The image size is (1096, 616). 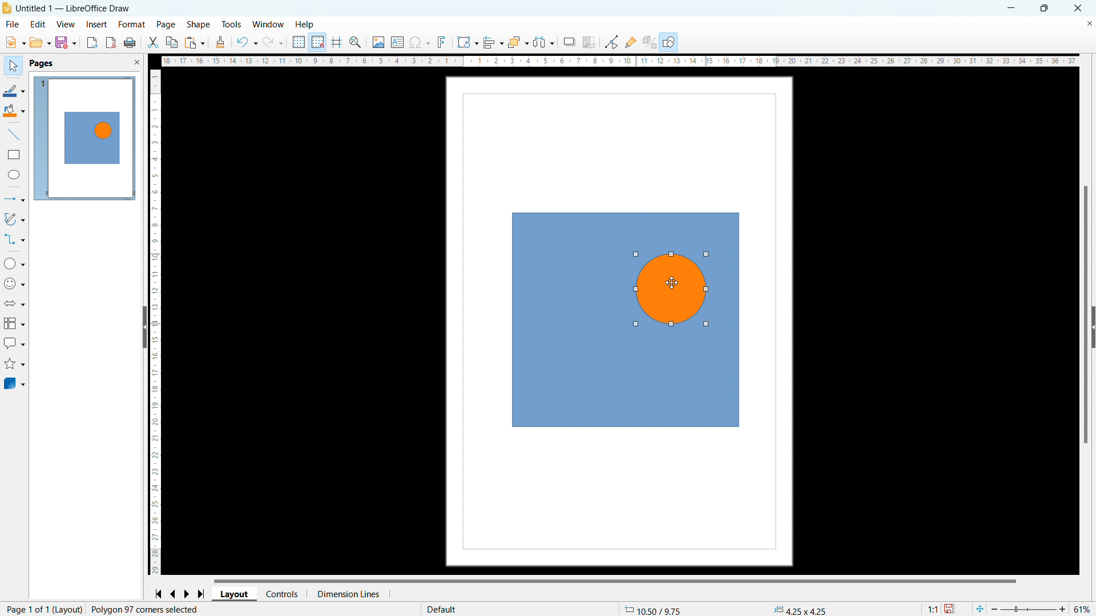 What do you see at coordinates (199, 25) in the screenshot?
I see `shape` at bounding box center [199, 25].